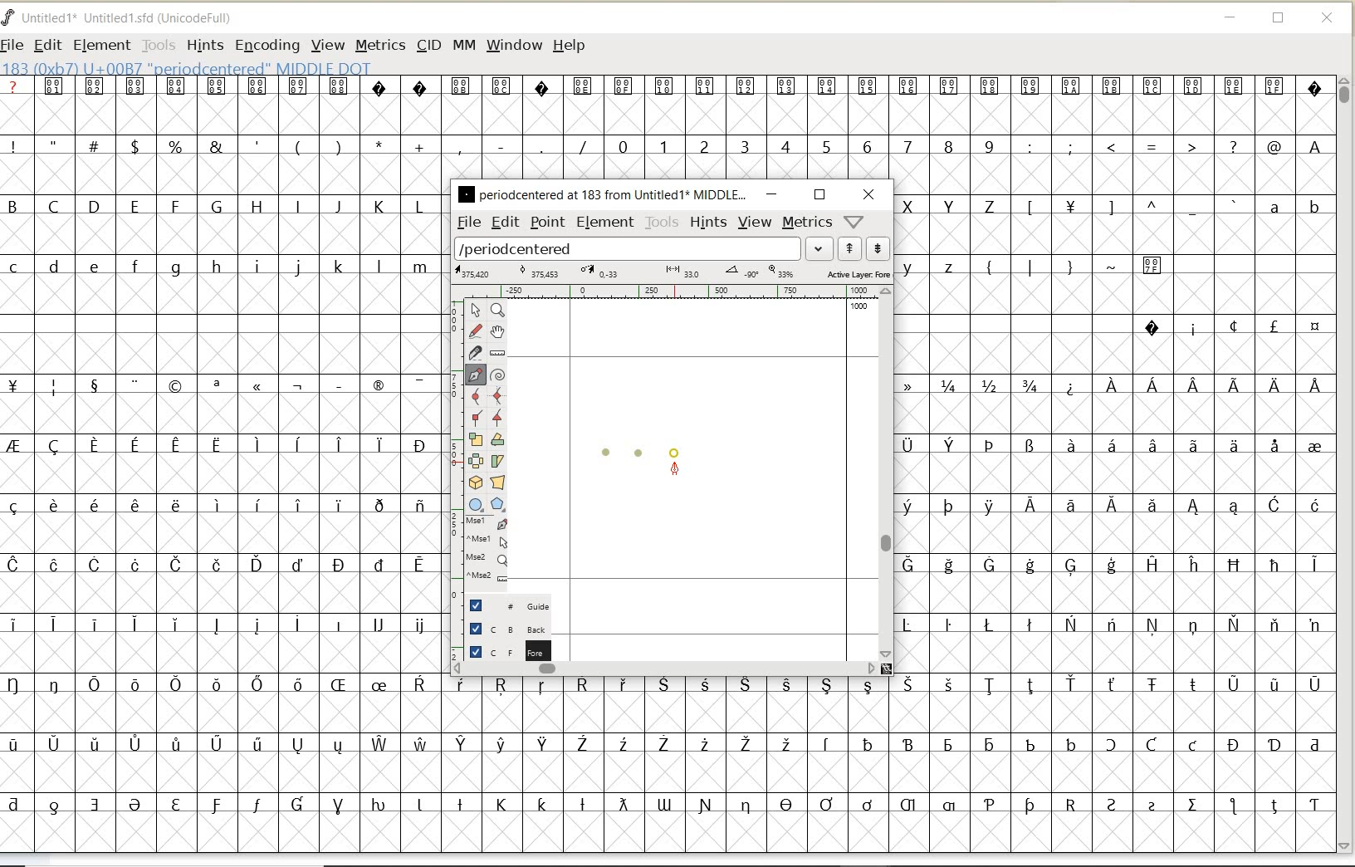 The image size is (1355, 867). I want to click on special characters, so click(665, 96).